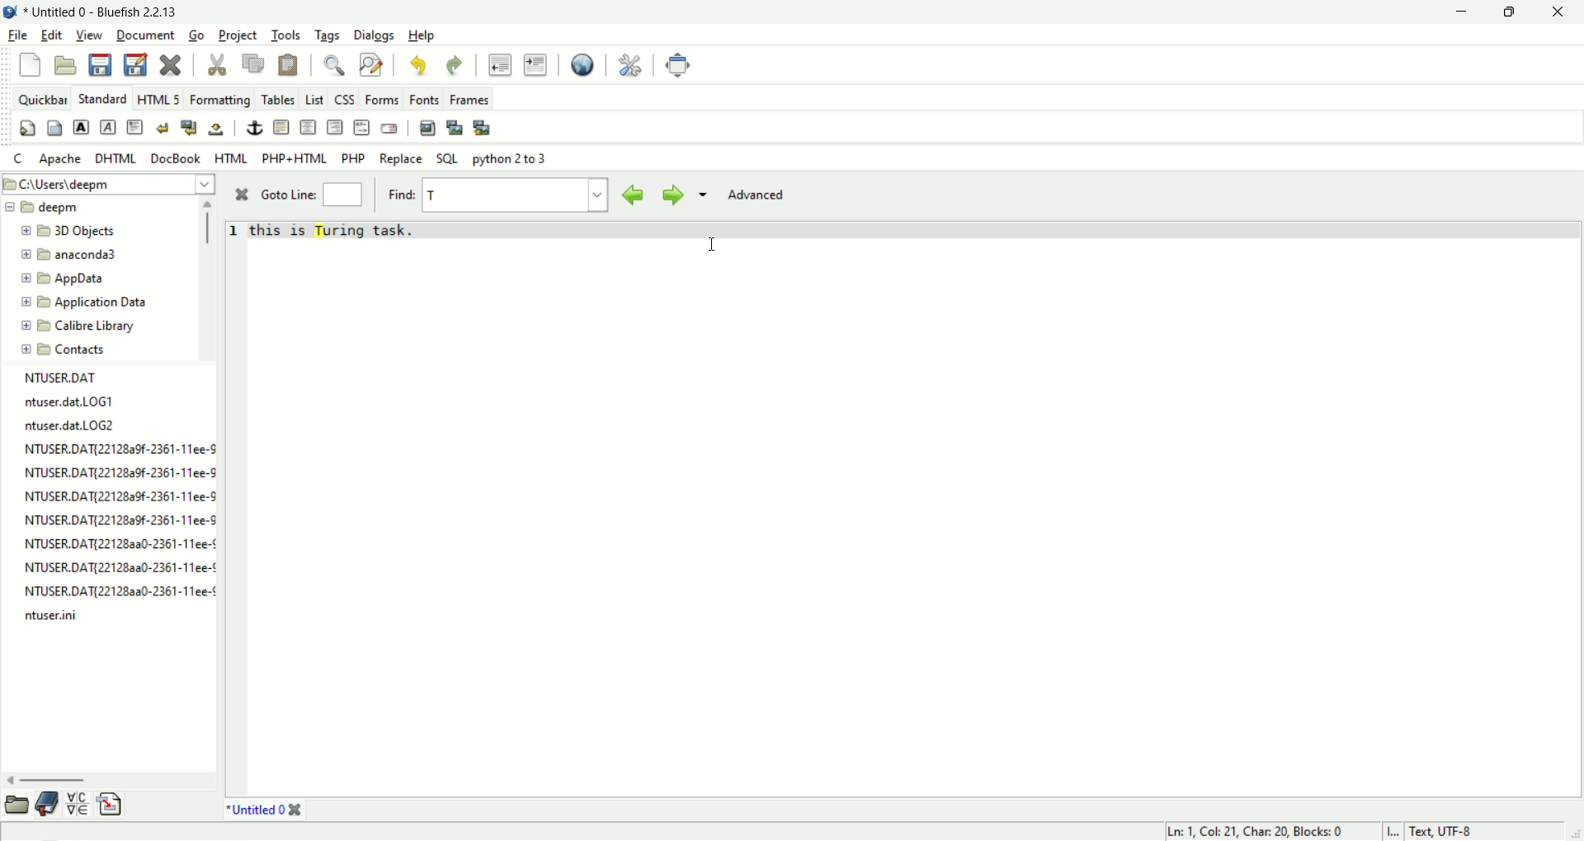  I want to click on mouse cursor, so click(715, 247).